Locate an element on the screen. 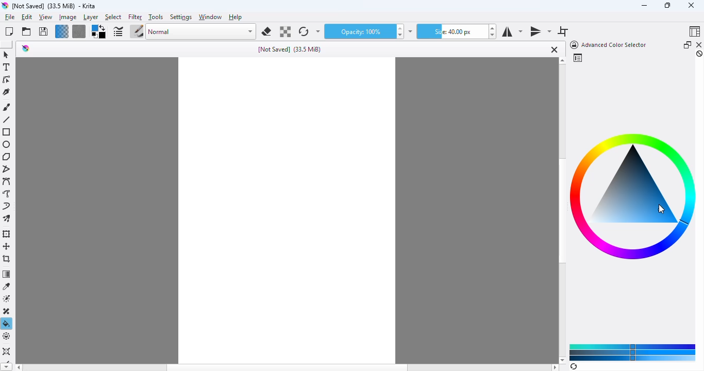 Image resolution: width=704 pixels, height=371 pixels. draw a gradient is located at coordinates (7, 274).